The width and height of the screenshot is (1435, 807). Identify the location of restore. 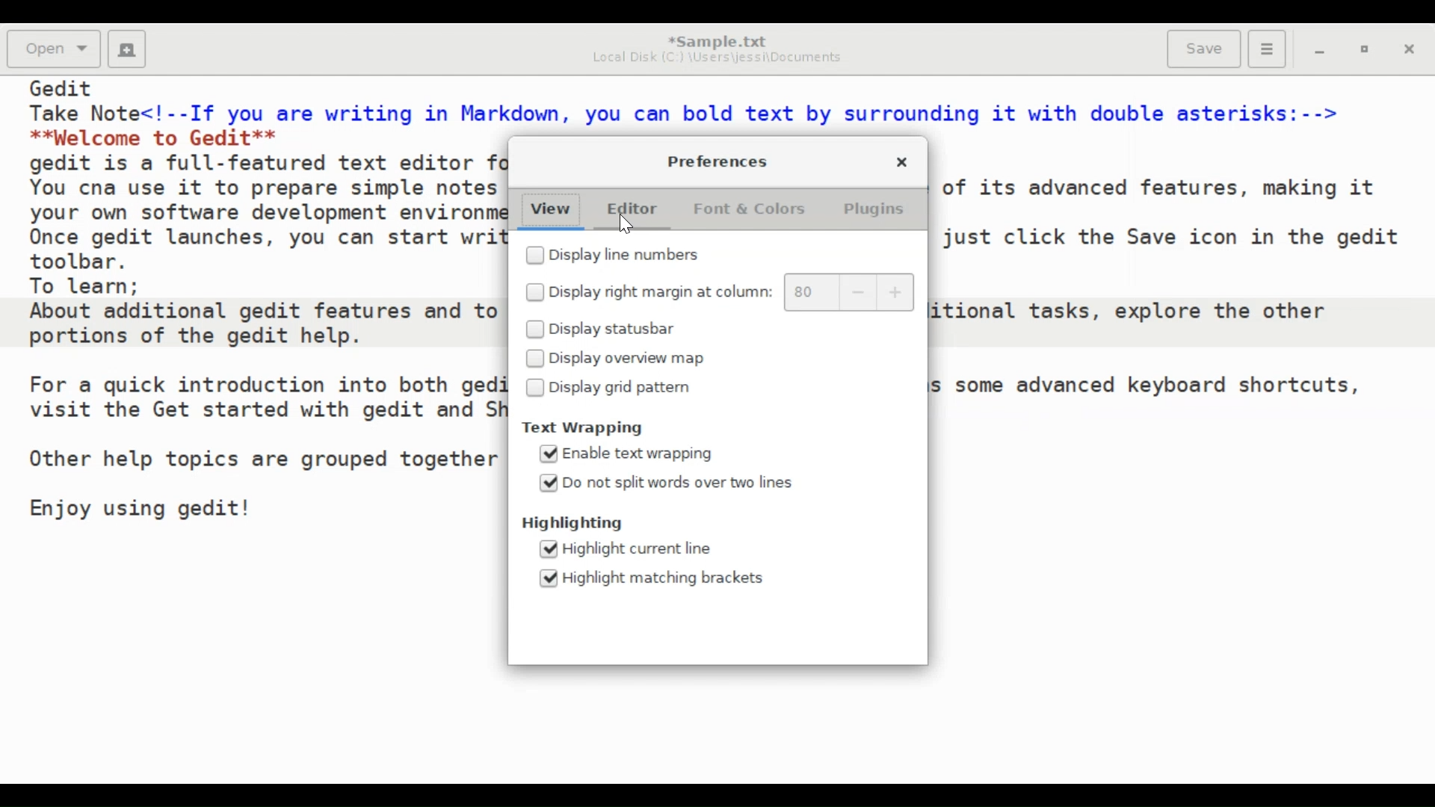
(1367, 52).